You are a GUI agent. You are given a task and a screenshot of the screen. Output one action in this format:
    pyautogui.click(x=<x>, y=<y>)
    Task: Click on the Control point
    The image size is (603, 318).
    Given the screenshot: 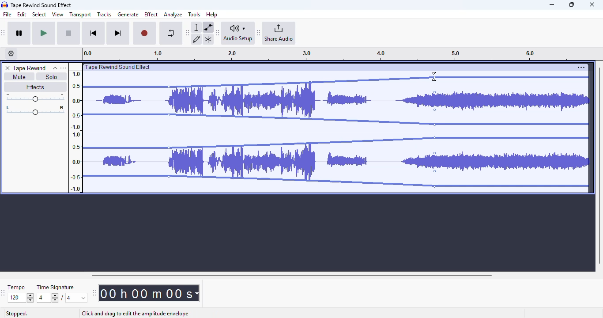 What is the action you would take?
    pyautogui.click(x=435, y=77)
    